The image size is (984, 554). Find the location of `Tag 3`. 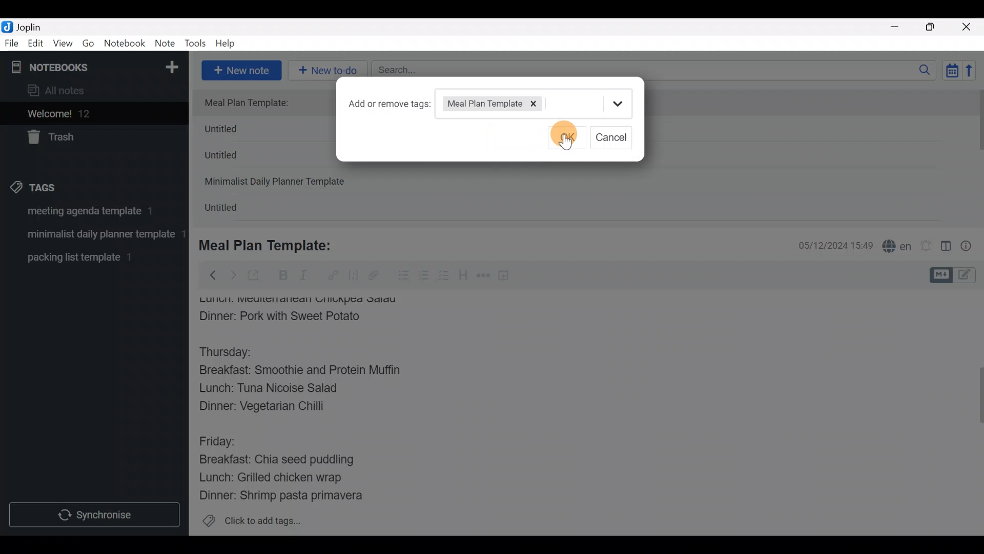

Tag 3 is located at coordinates (91, 257).